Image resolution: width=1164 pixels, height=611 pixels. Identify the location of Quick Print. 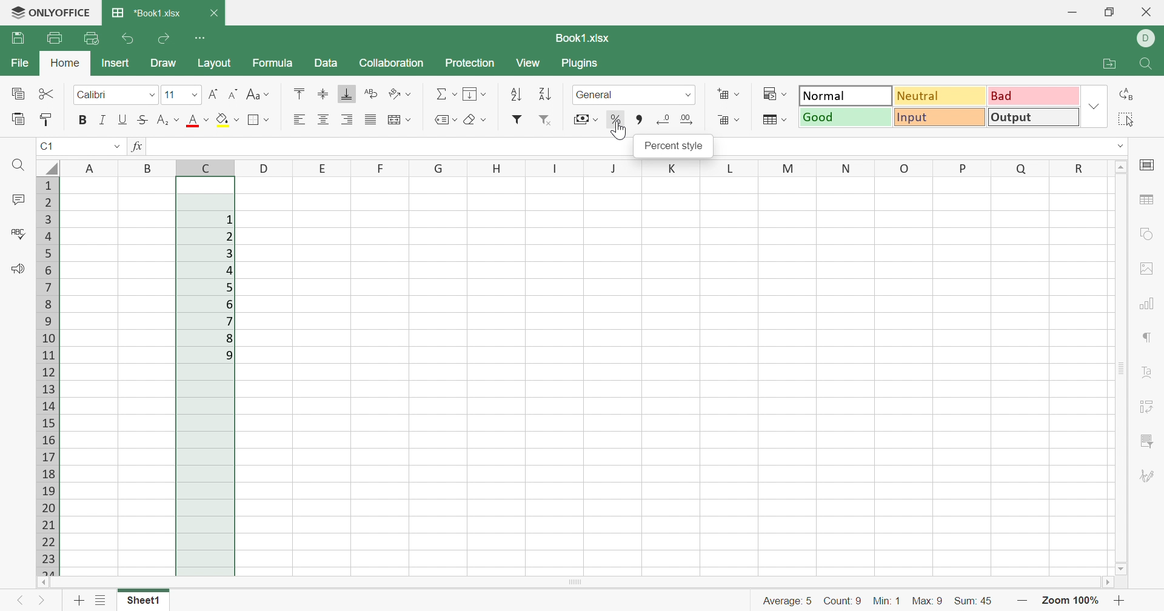
(90, 40).